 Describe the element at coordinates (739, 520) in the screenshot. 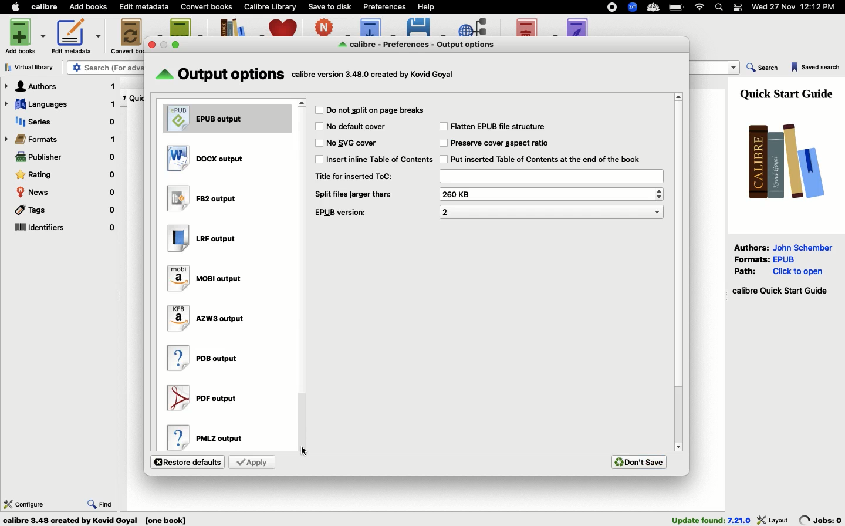

I see `version` at that location.